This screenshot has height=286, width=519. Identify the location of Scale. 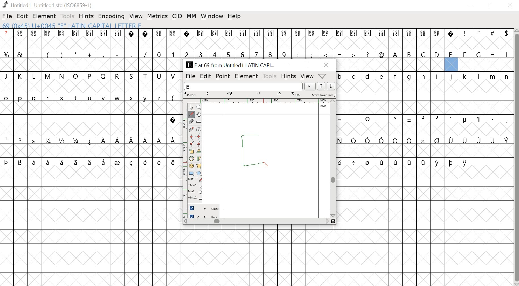
(192, 151).